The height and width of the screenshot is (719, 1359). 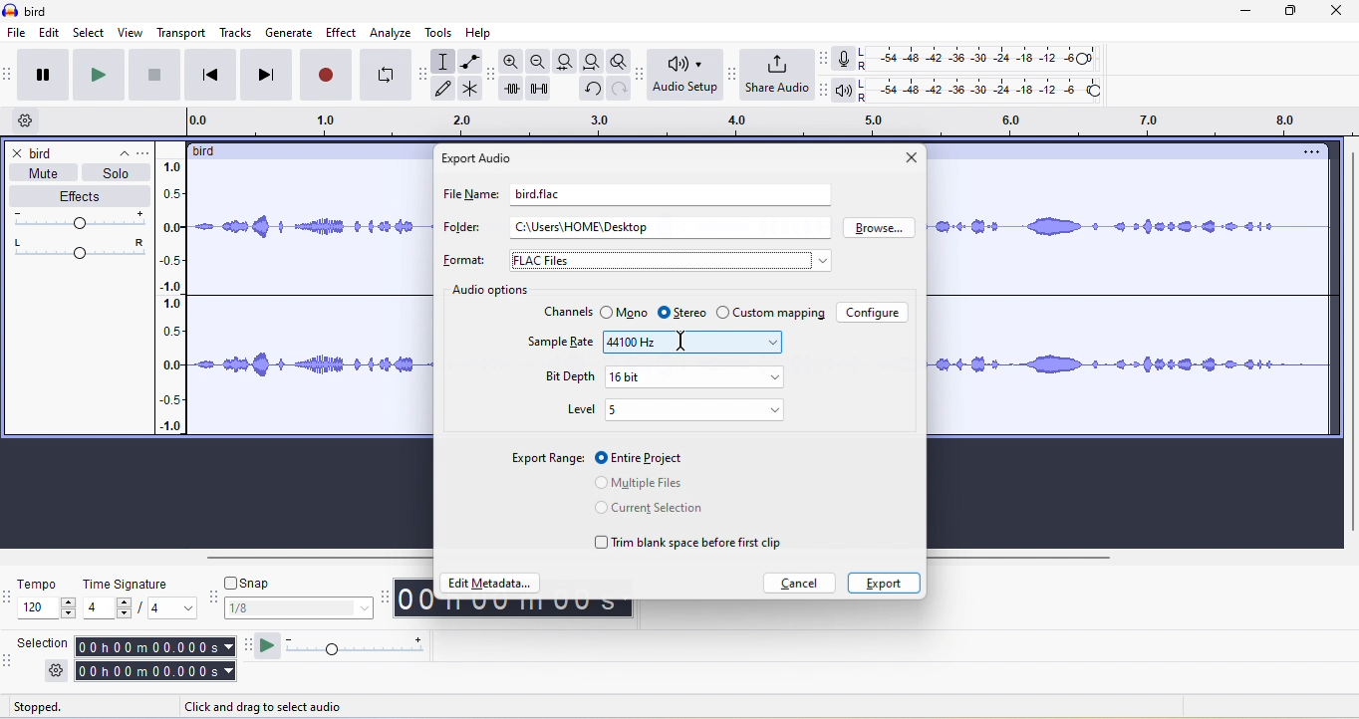 What do you see at coordinates (48, 76) in the screenshot?
I see `pause` at bounding box center [48, 76].